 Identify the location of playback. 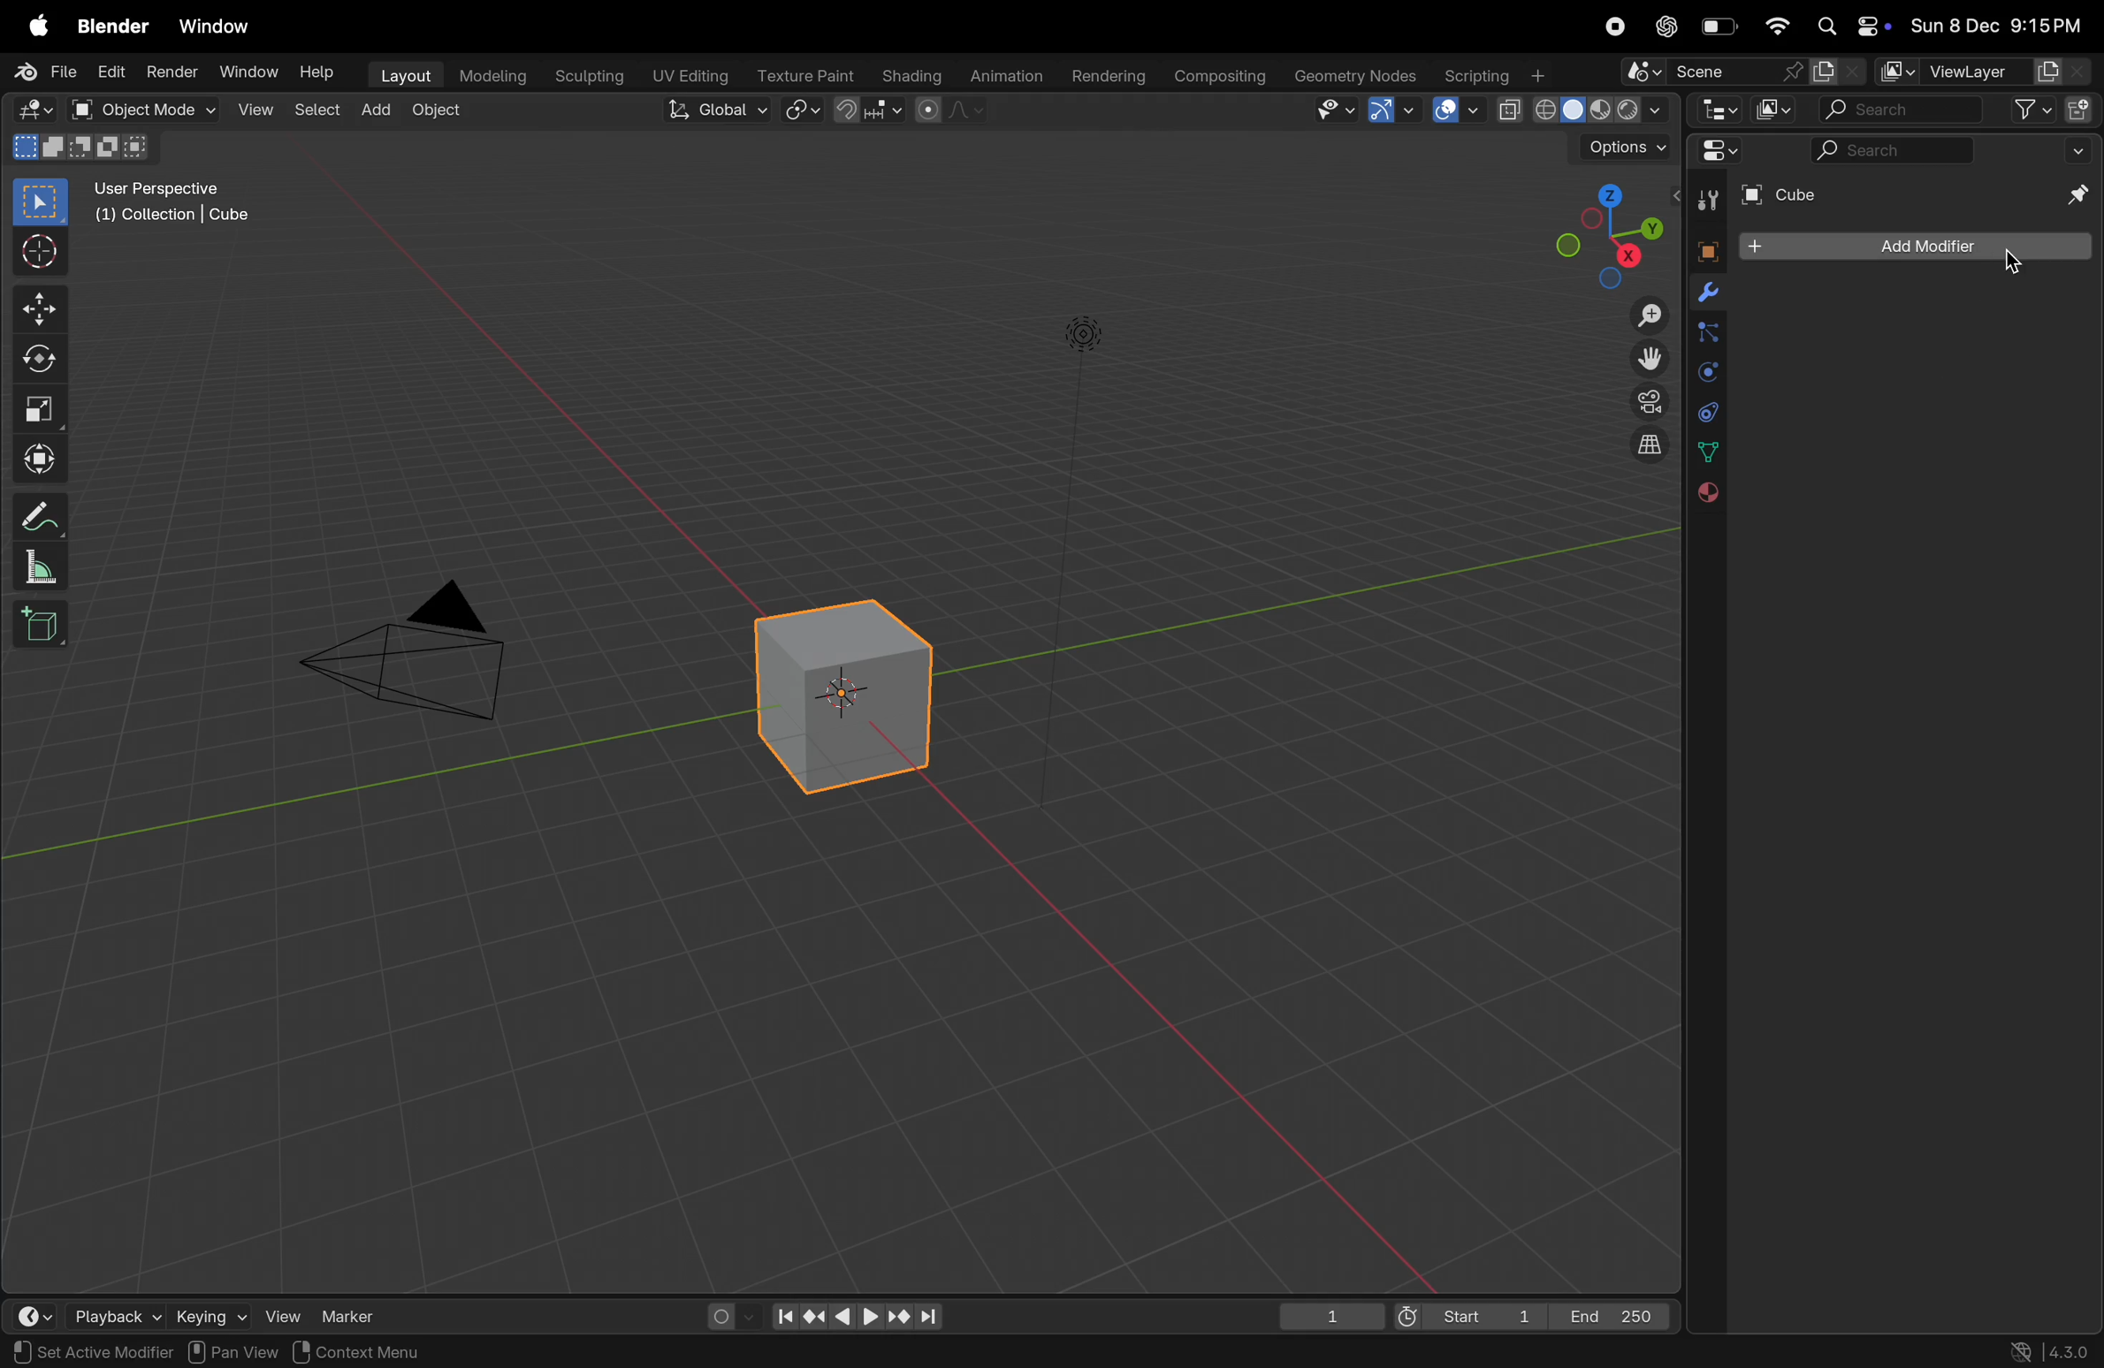
(115, 1315).